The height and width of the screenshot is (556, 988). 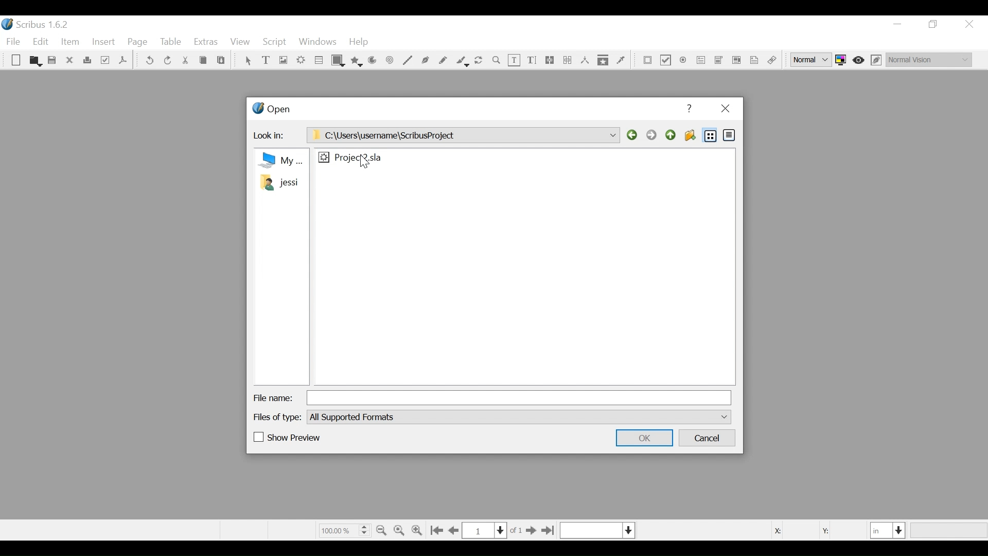 I want to click on Table, so click(x=171, y=43).